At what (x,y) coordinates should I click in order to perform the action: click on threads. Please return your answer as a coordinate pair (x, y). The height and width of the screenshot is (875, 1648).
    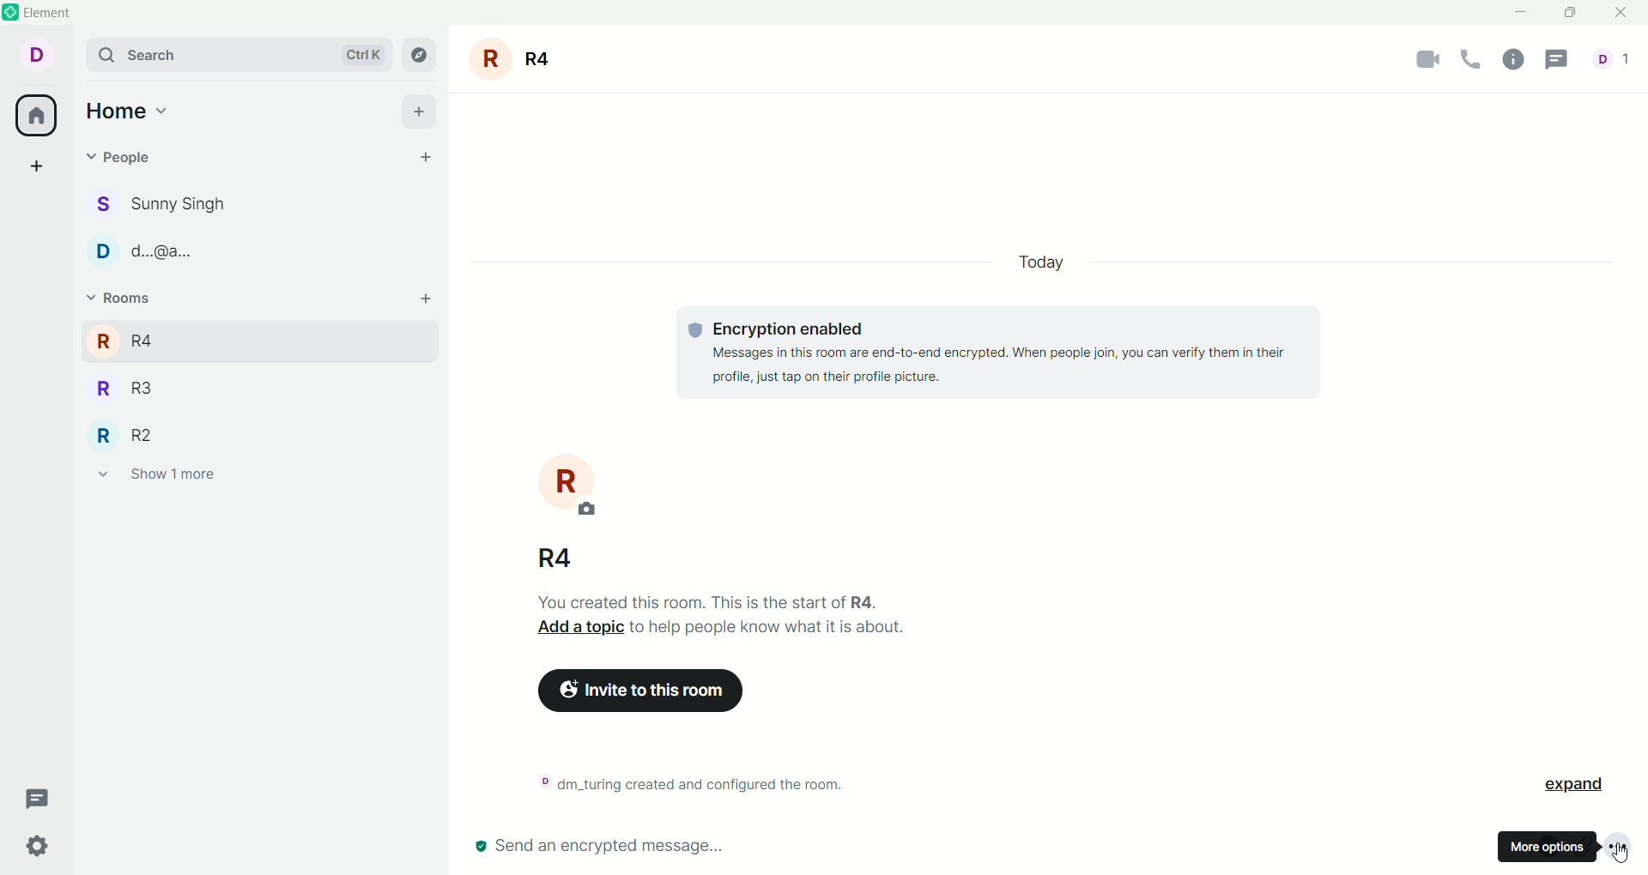
    Looking at the image, I should click on (1563, 60).